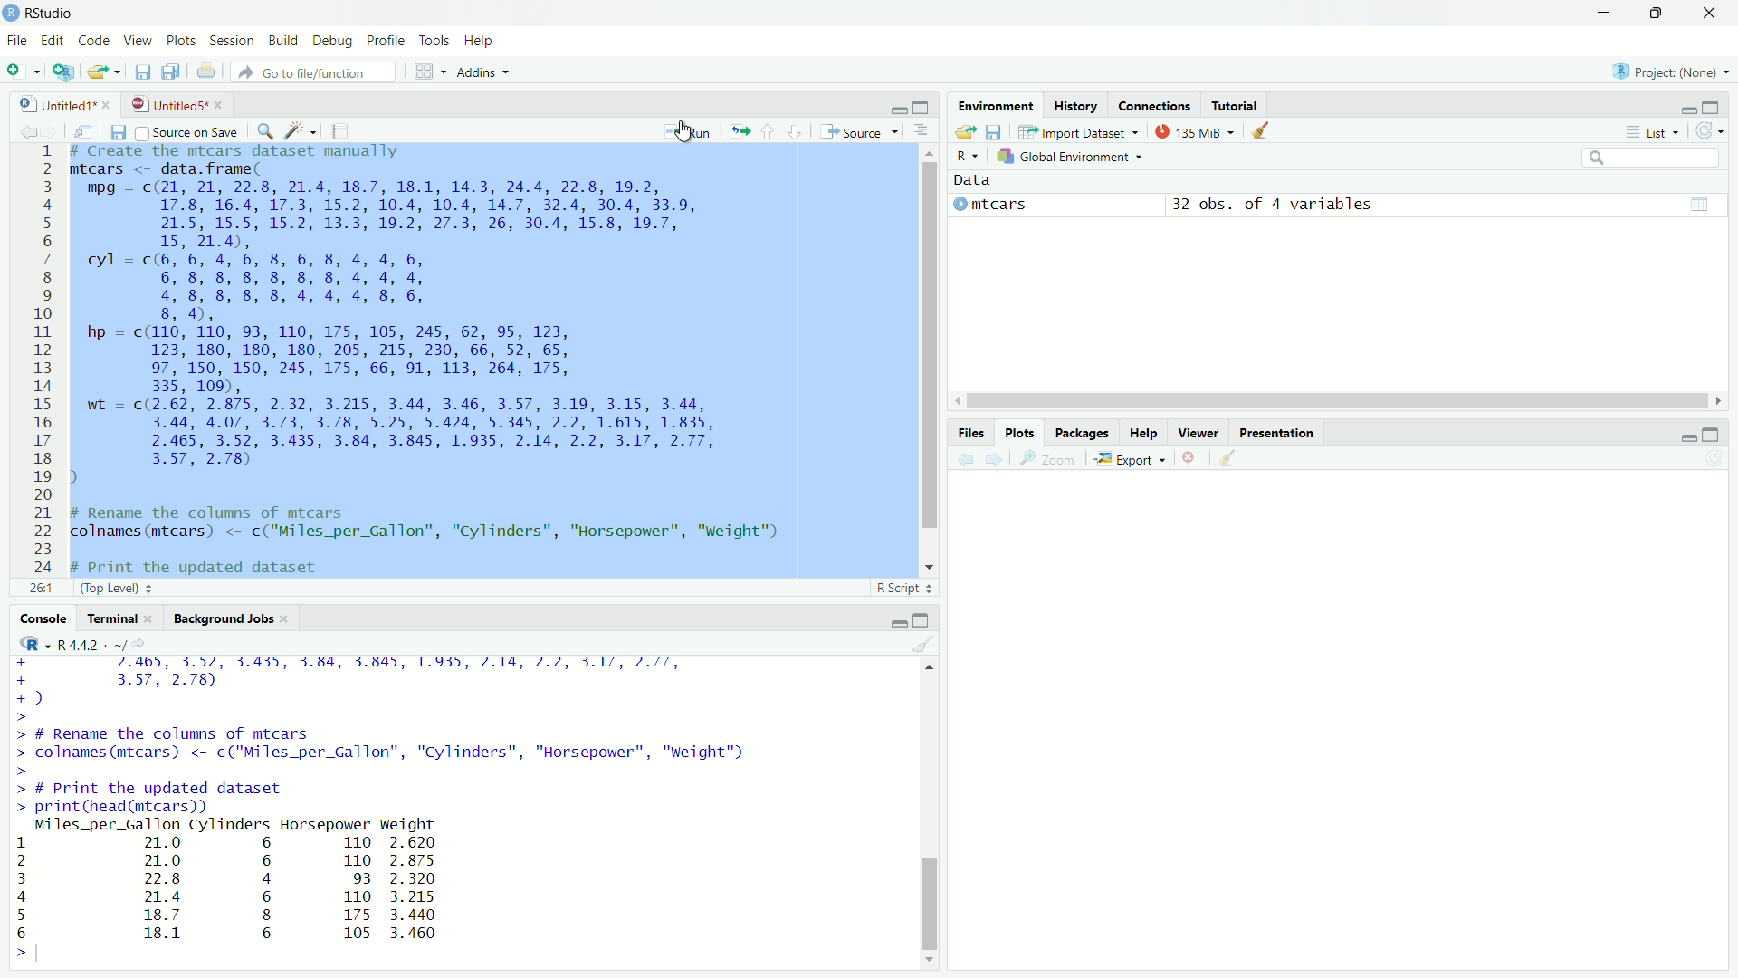  What do you see at coordinates (1680, 106) in the screenshot?
I see `minimise` at bounding box center [1680, 106].